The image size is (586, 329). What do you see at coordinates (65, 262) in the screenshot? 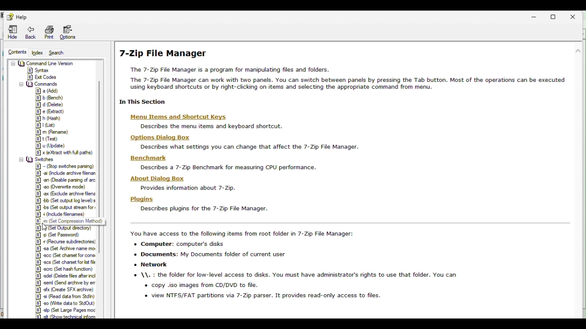
I see `scs` at bounding box center [65, 262].